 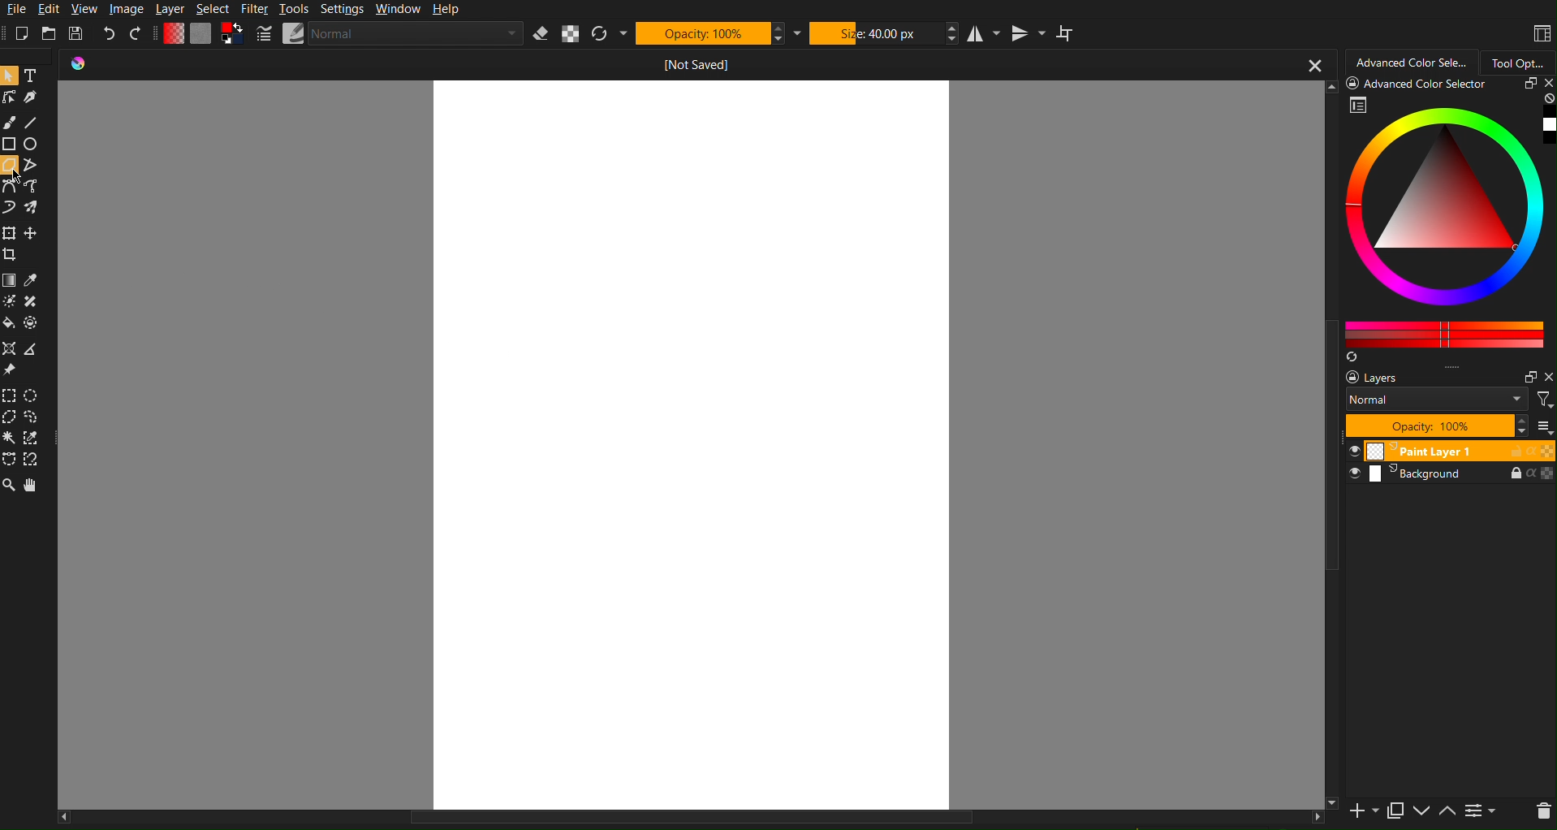 What do you see at coordinates (78, 32) in the screenshot?
I see `Save` at bounding box center [78, 32].